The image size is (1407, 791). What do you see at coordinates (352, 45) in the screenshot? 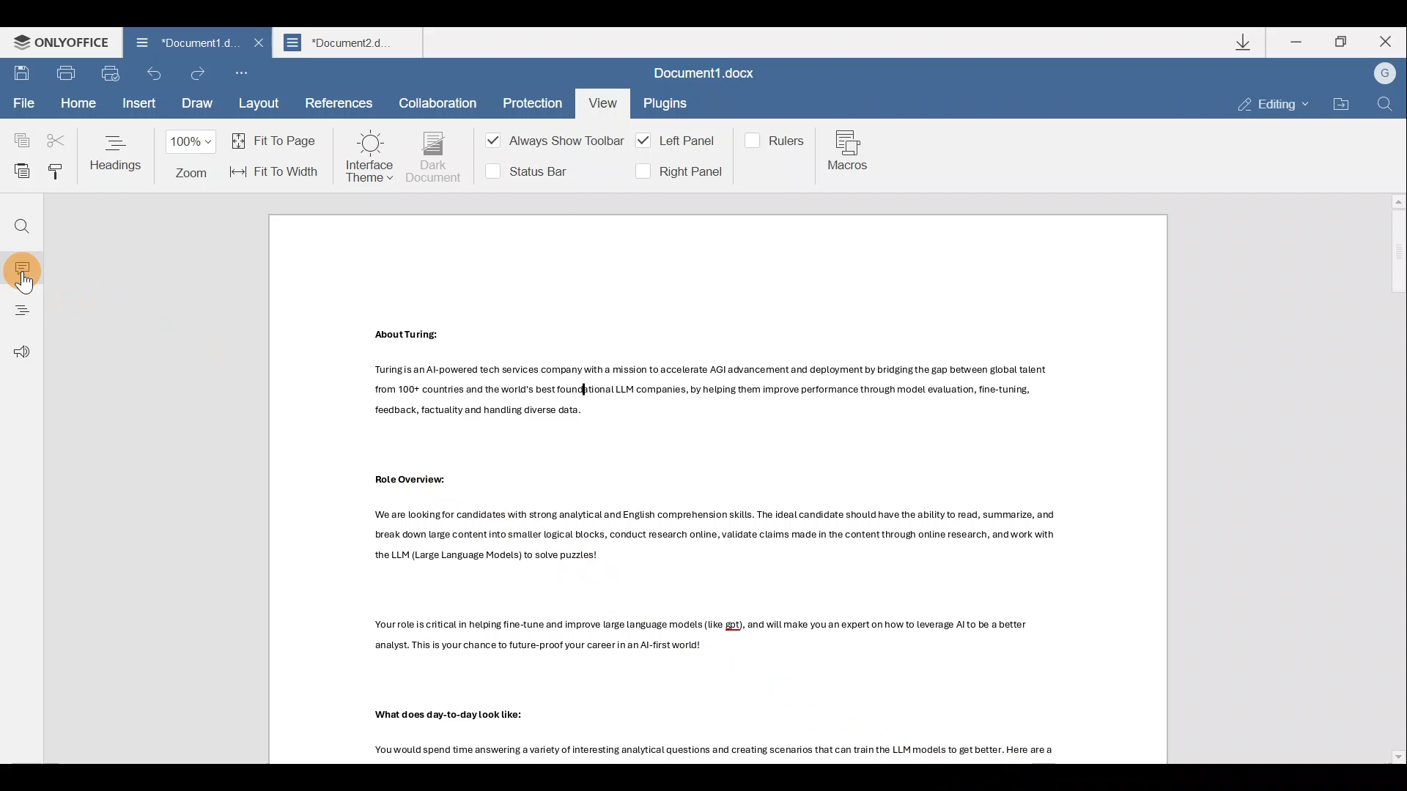
I see `Document2.d..` at bounding box center [352, 45].